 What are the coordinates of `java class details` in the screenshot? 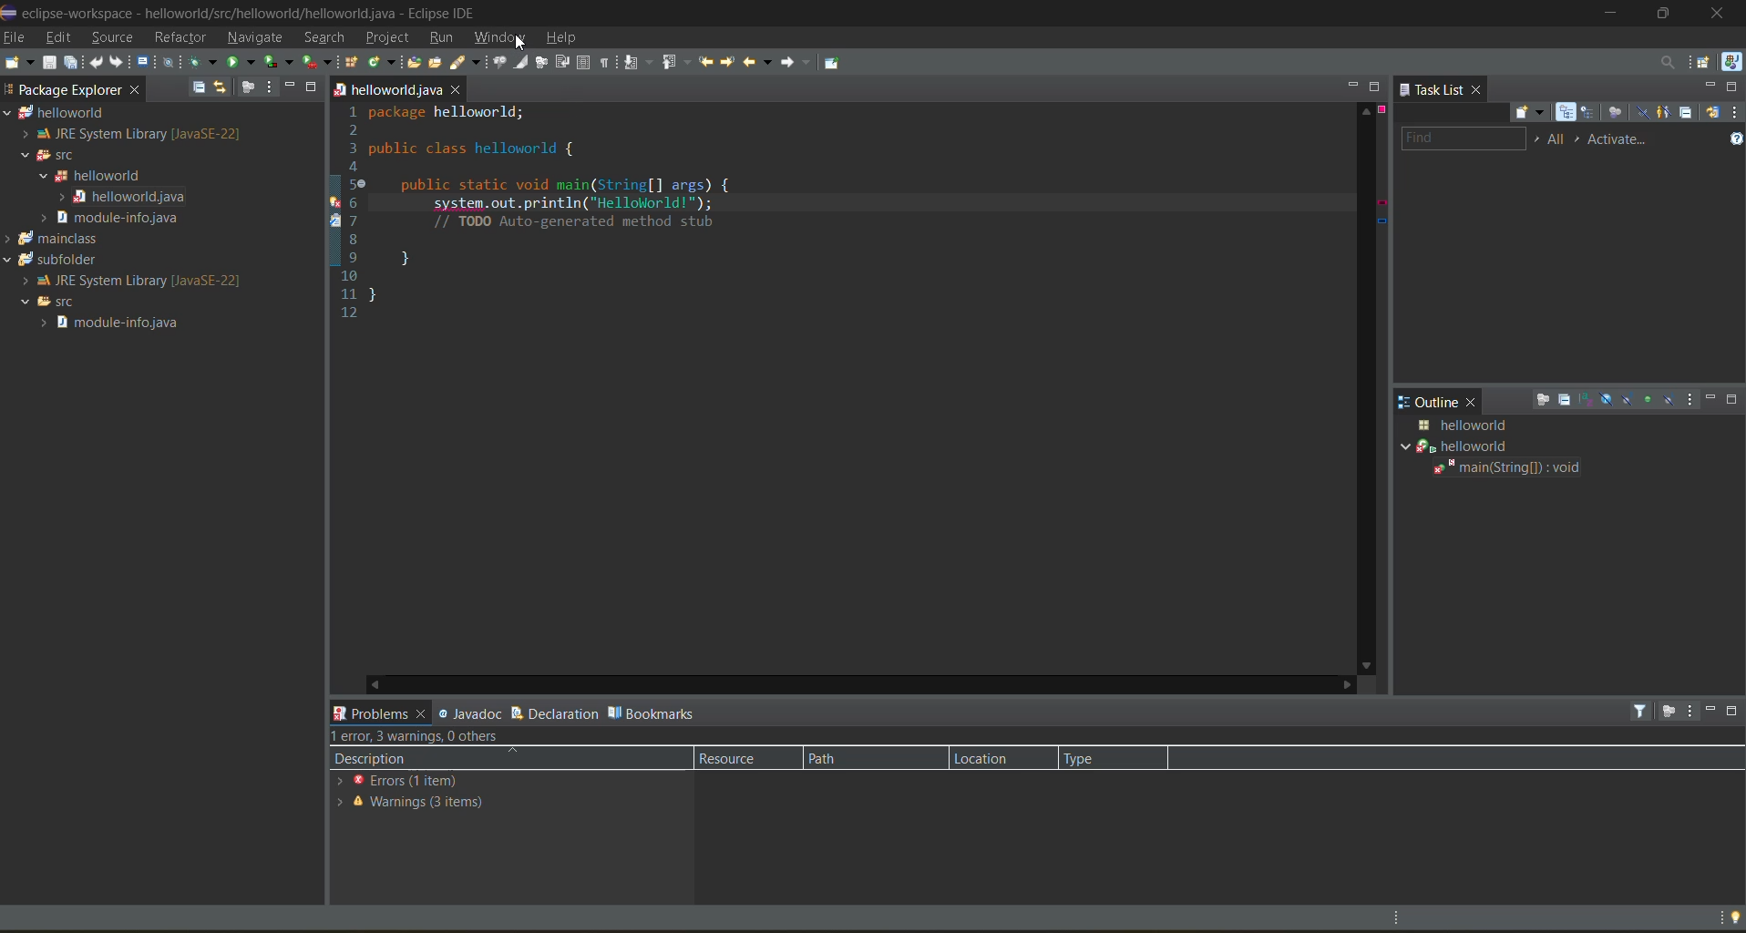 It's located at (1500, 424).